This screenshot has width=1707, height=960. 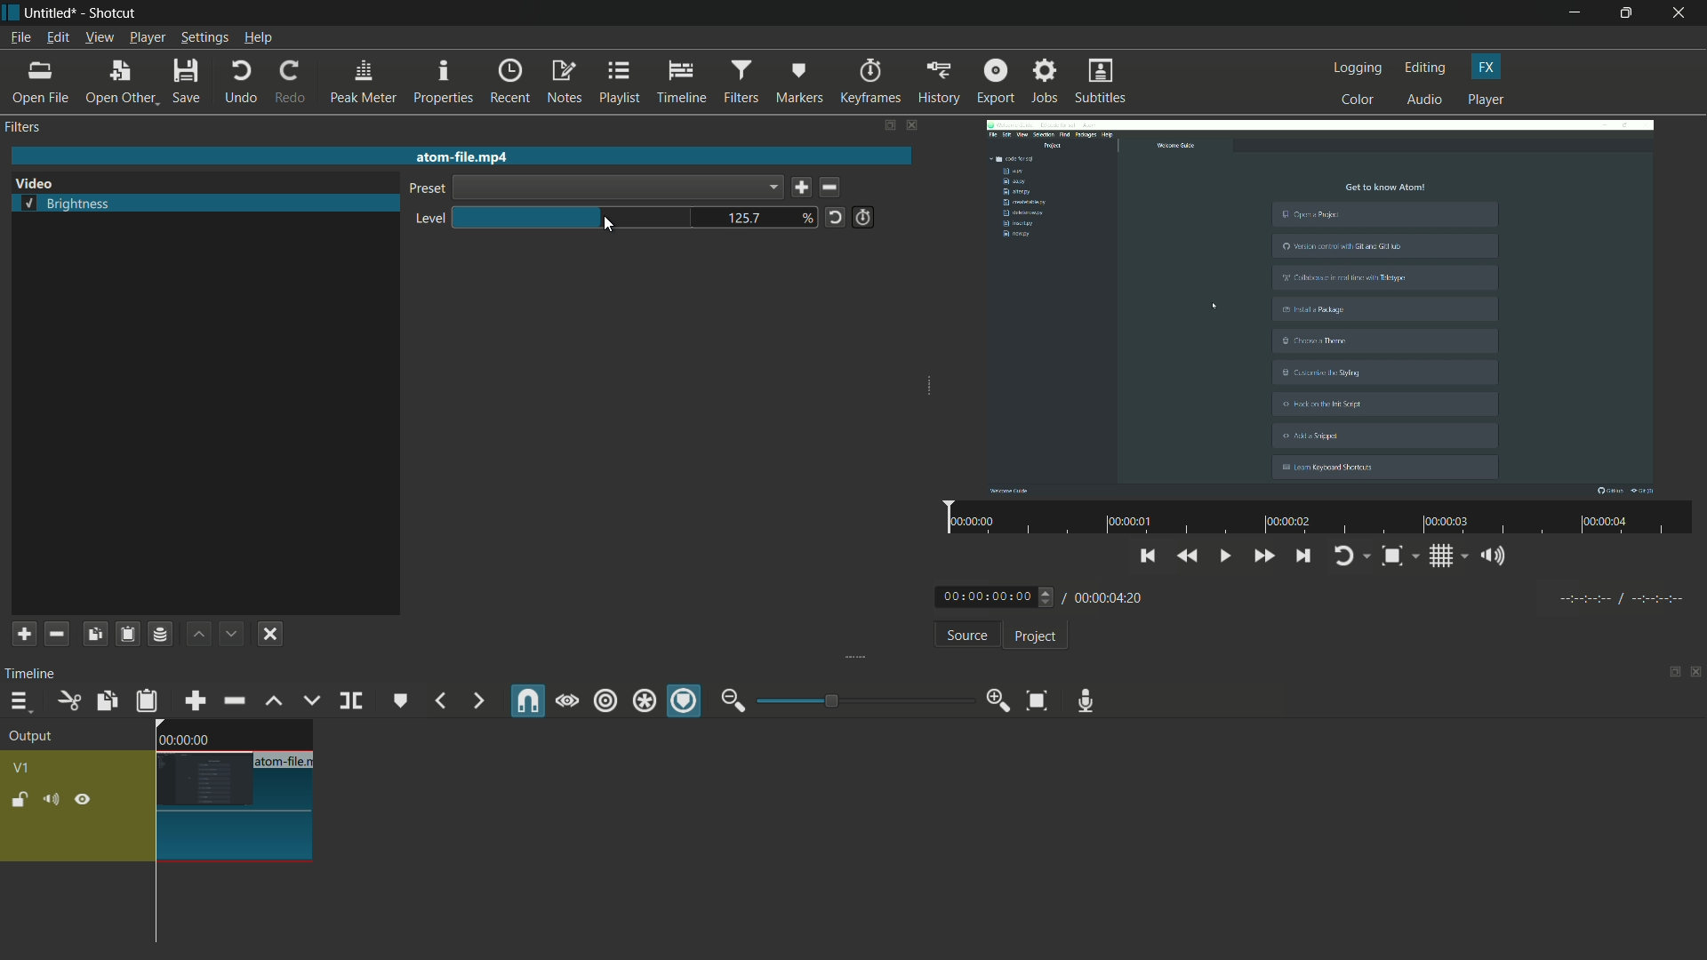 What do you see at coordinates (193, 700) in the screenshot?
I see `append` at bounding box center [193, 700].